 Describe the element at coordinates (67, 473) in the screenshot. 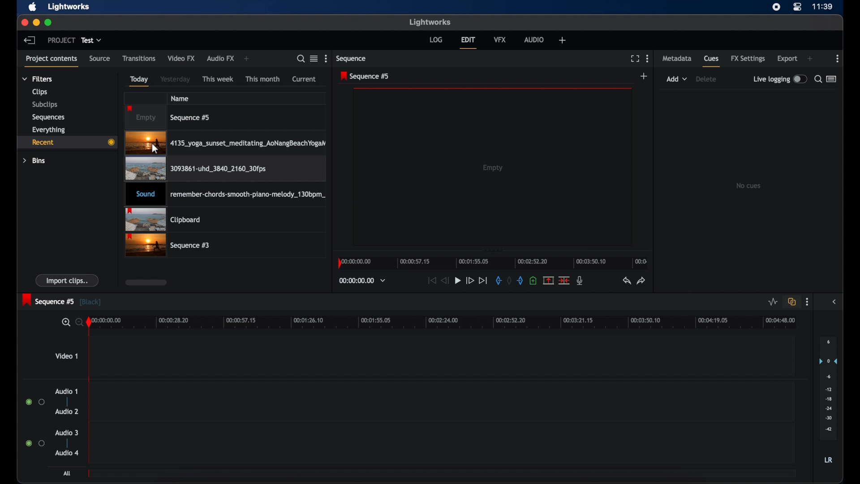

I see `all` at that location.